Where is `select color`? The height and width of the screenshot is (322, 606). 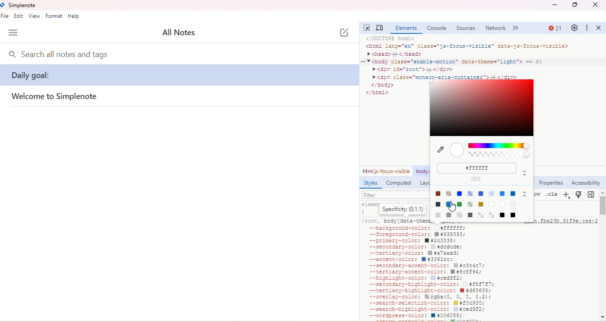
select color is located at coordinates (481, 107).